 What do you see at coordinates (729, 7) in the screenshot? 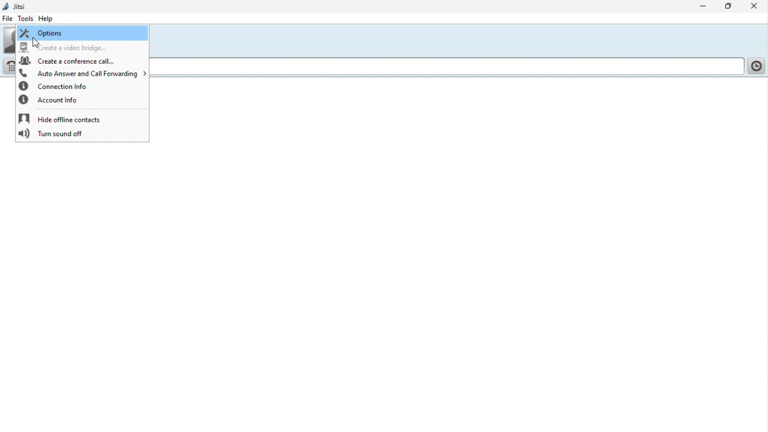
I see `Restore` at bounding box center [729, 7].